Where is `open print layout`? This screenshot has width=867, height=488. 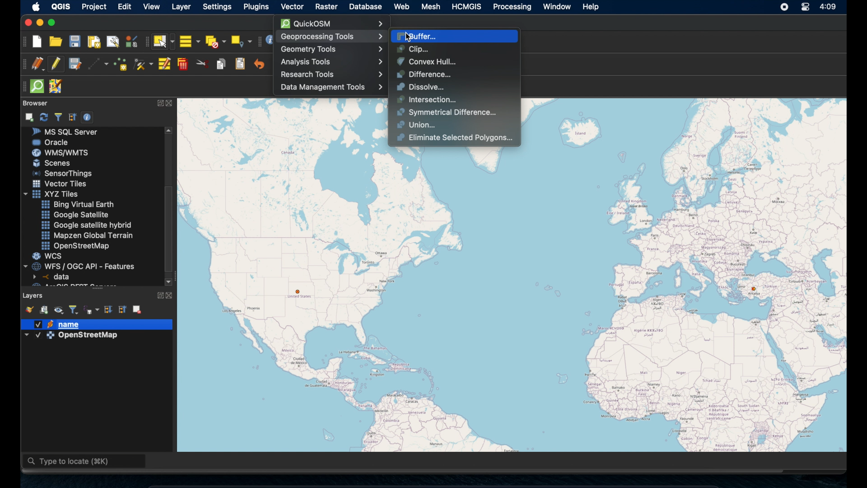 open print layout is located at coordinates (94, 43).